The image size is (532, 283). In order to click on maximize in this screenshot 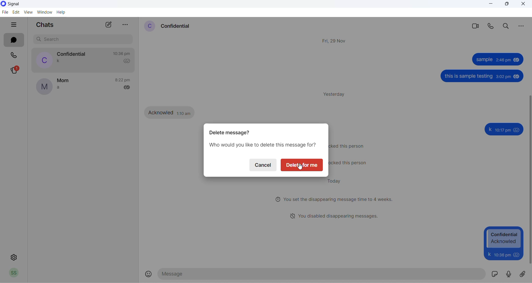, I will do `click(507, 4)`.